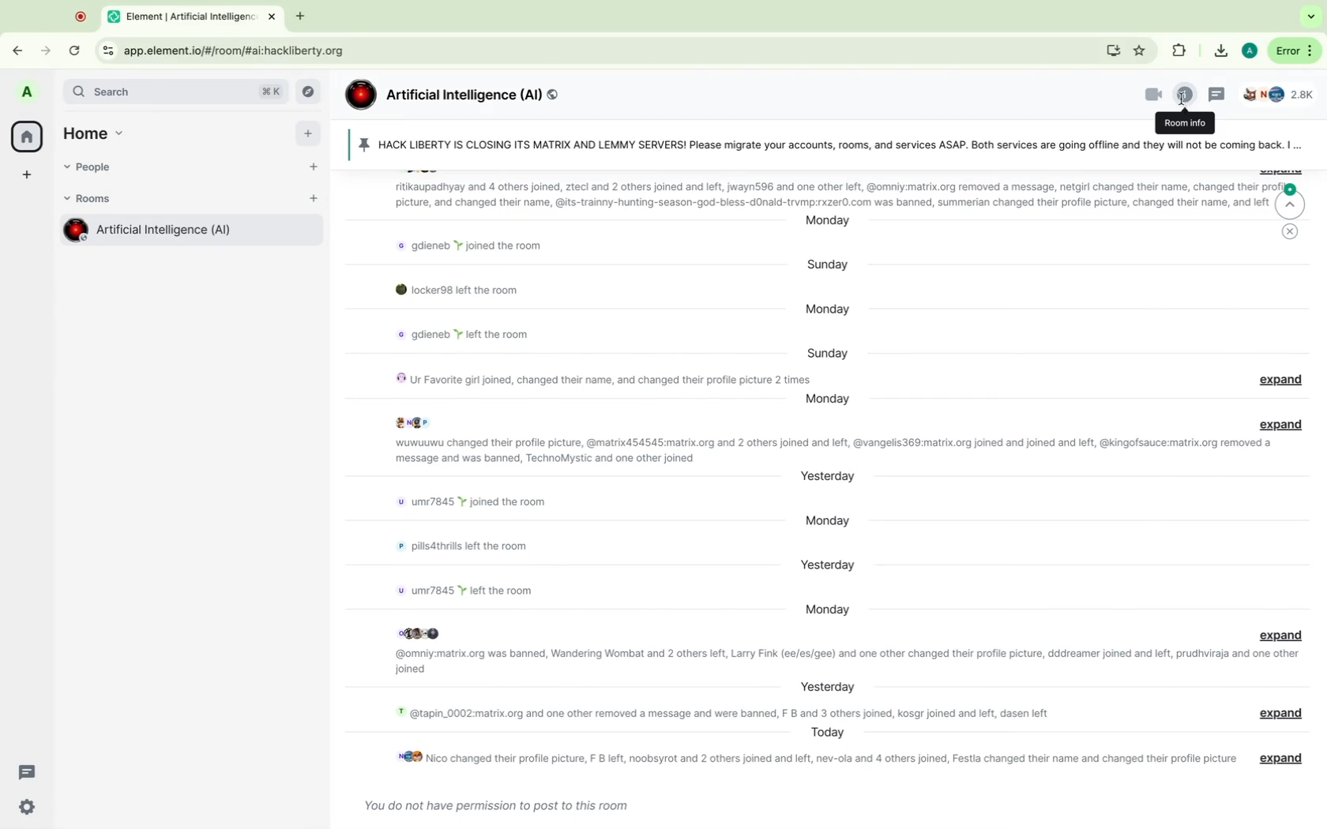 The image size is (1327, 829). I want to click on install element, so click(1114, 51).